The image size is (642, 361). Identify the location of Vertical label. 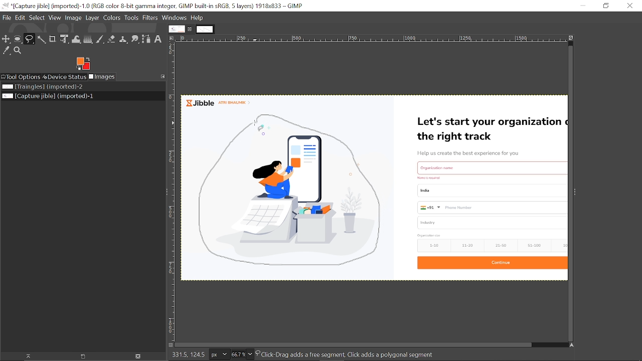
(173, 191).